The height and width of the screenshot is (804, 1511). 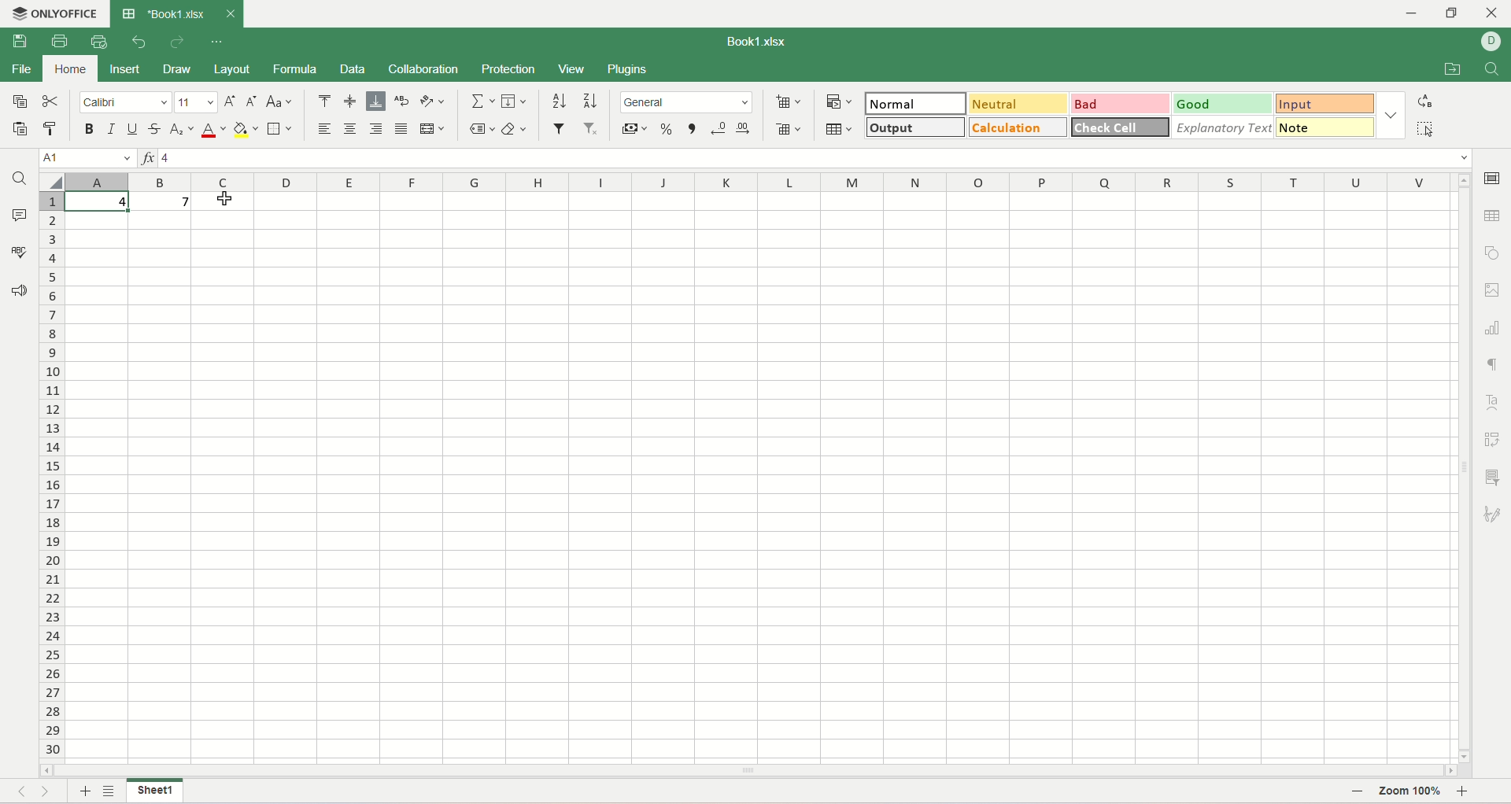 I want to click on background color, so click(x=246, y=128).